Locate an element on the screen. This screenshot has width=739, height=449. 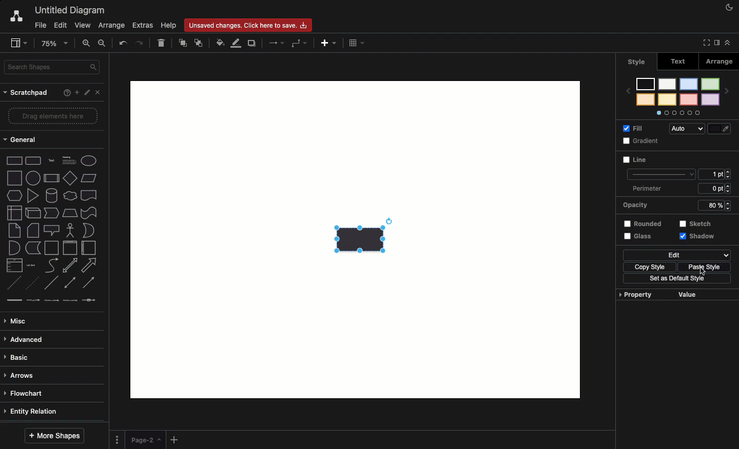
Scratchpad is located at coordinates (25, 94).